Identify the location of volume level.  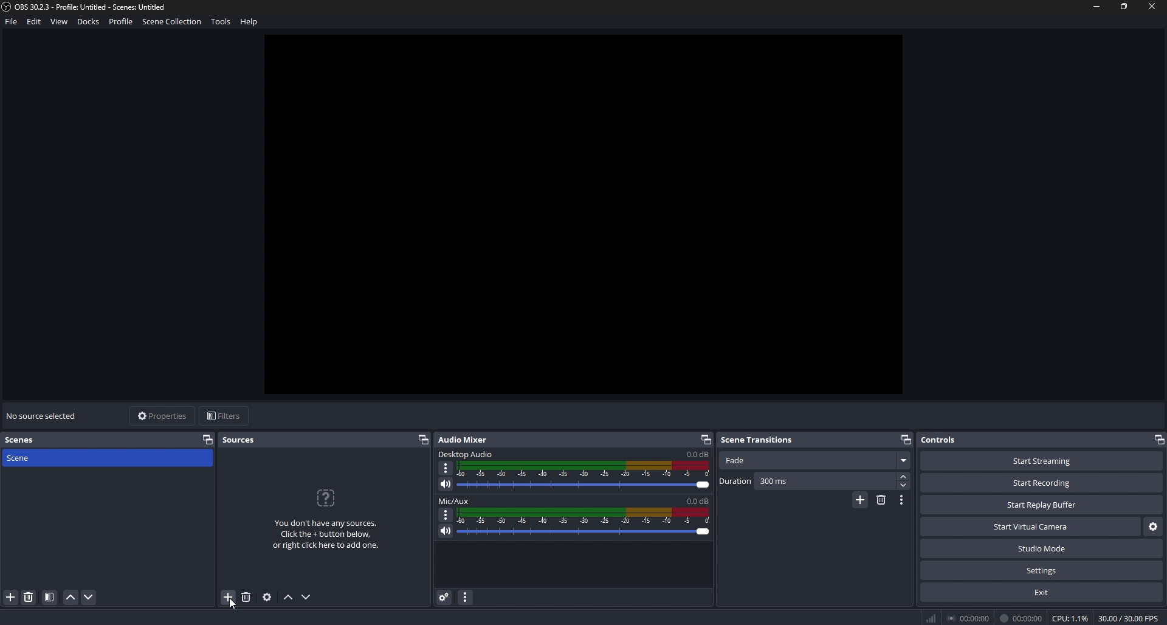
(697, 501).